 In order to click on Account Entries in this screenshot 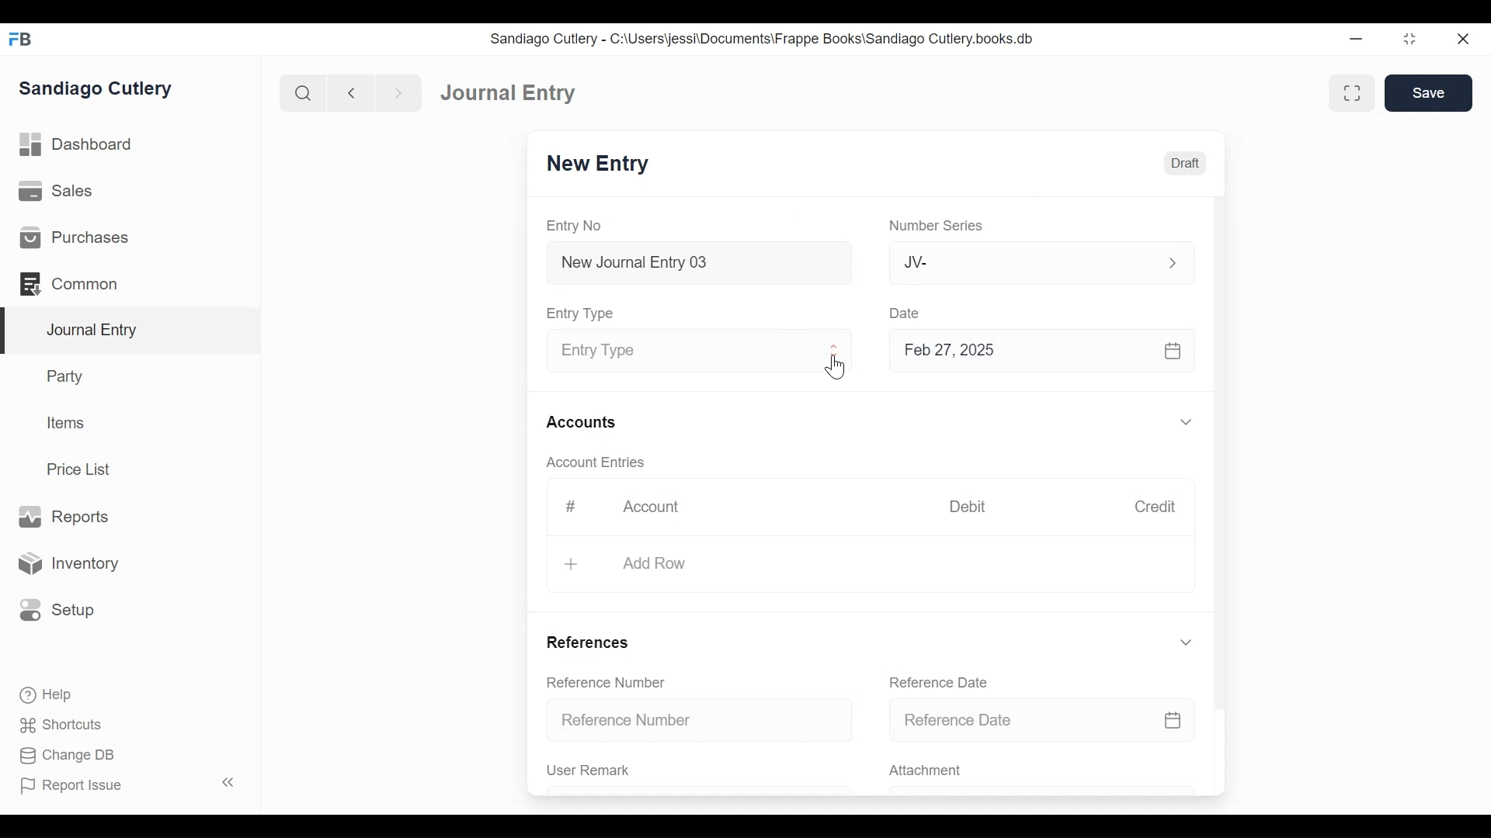, I will do `click(594, 462)`.